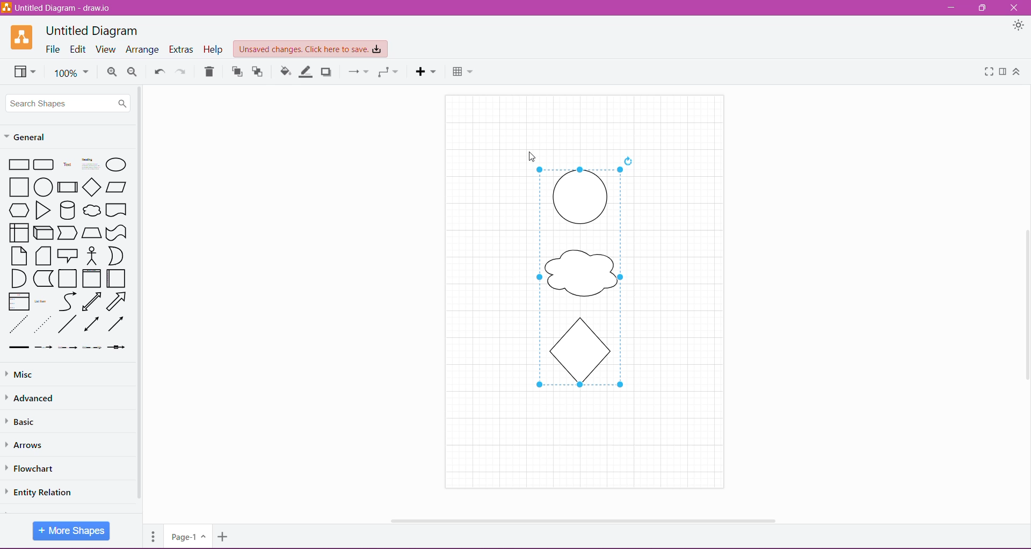 The image size is (1031, 549). I want to click on Vertical Scroll Bar, so click(140, 294).